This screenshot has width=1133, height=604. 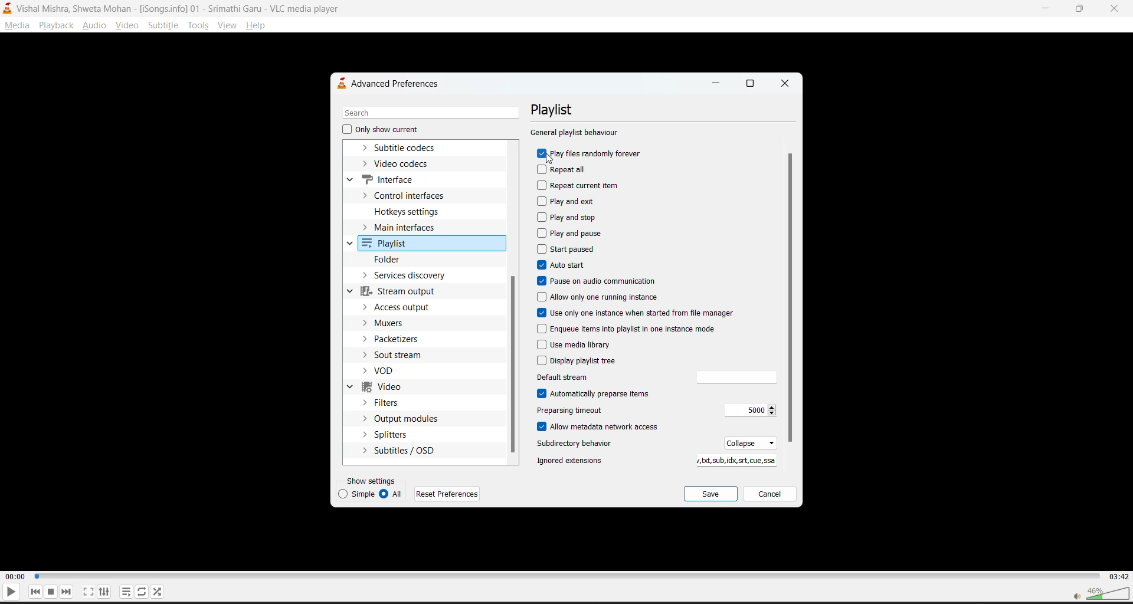 What do you see at coordinates (404, 165) in the screenshot?
I see `video codecs` at bounding box center [404, 165].